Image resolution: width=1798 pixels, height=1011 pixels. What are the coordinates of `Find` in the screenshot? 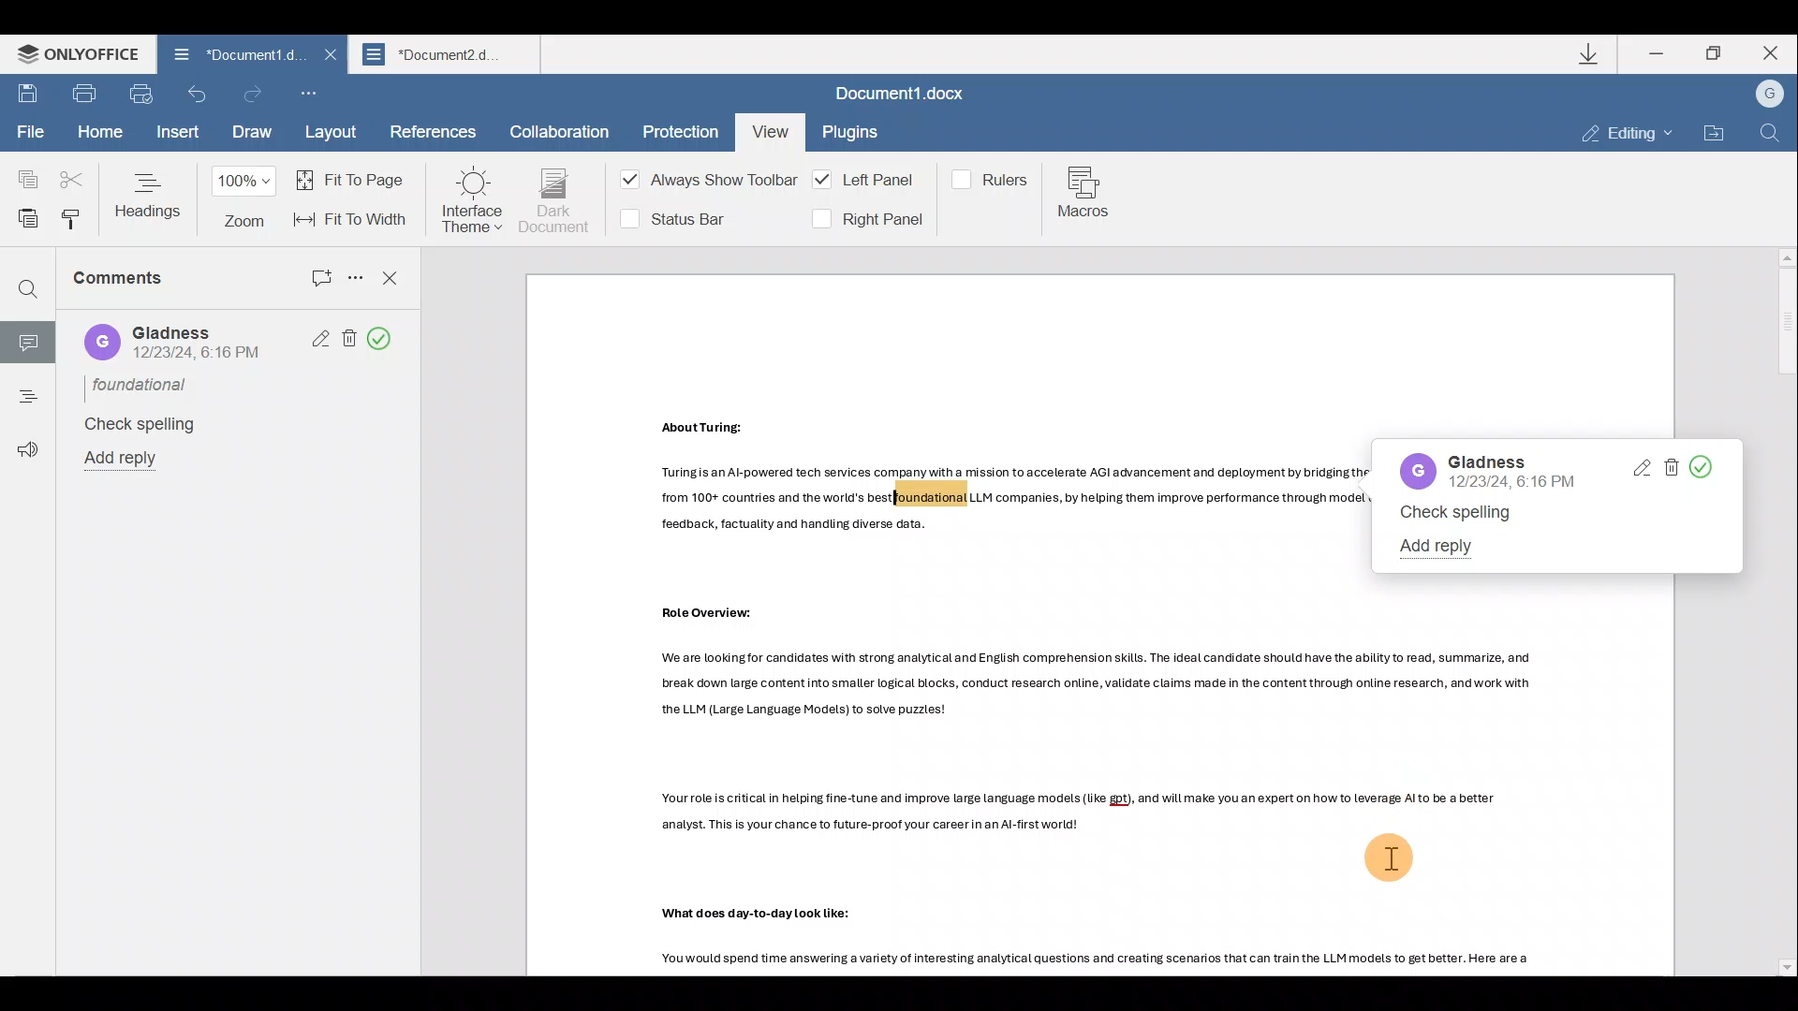 It's located at (1770, 134).